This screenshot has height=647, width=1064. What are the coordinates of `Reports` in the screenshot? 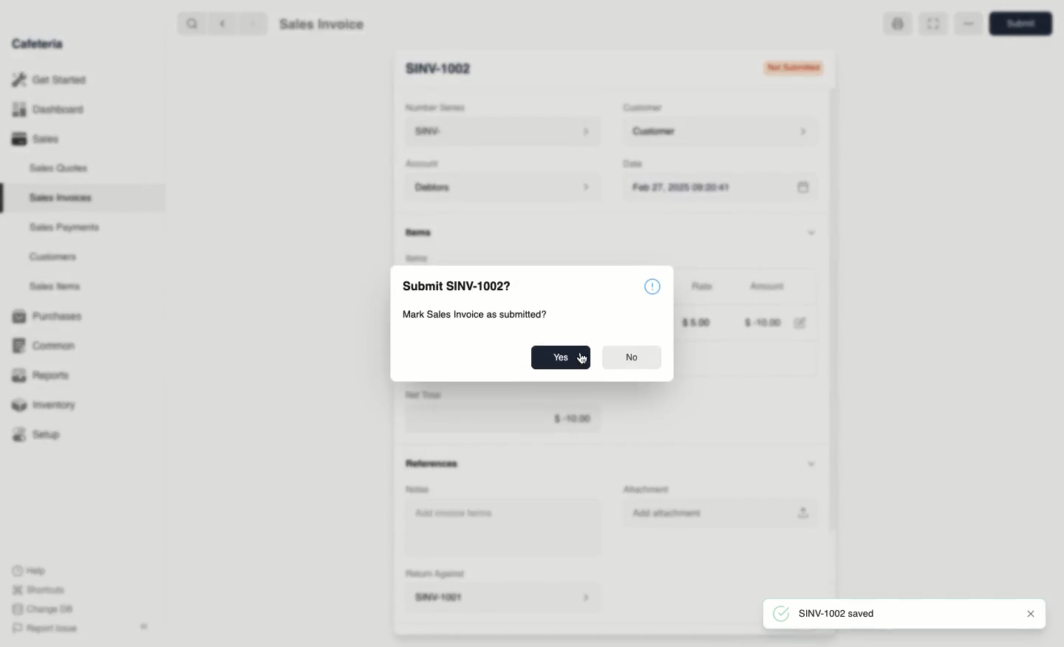 It's located at (41, 374).